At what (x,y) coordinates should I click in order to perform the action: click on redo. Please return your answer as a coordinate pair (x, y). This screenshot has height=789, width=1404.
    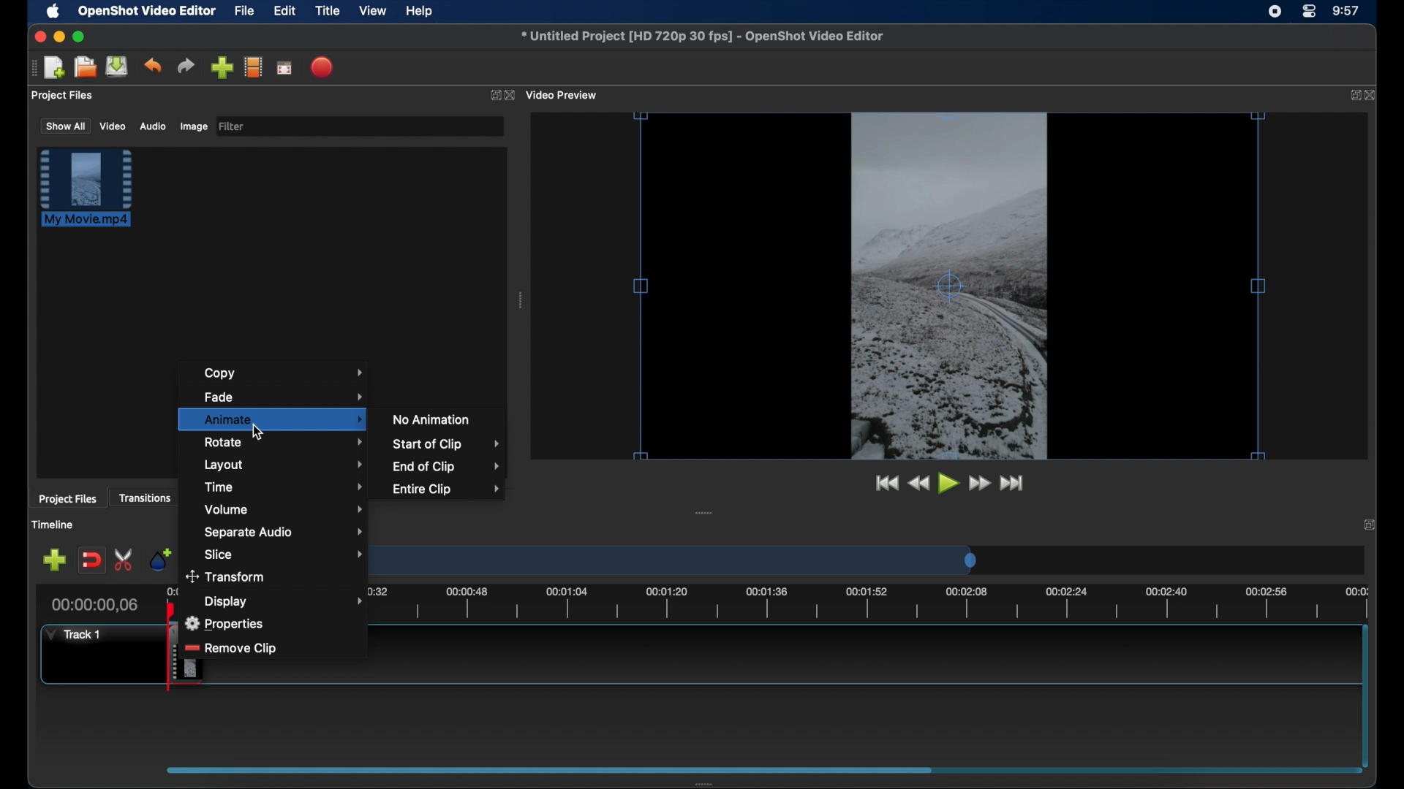
    Looking at the image, I should click on (186, 66).